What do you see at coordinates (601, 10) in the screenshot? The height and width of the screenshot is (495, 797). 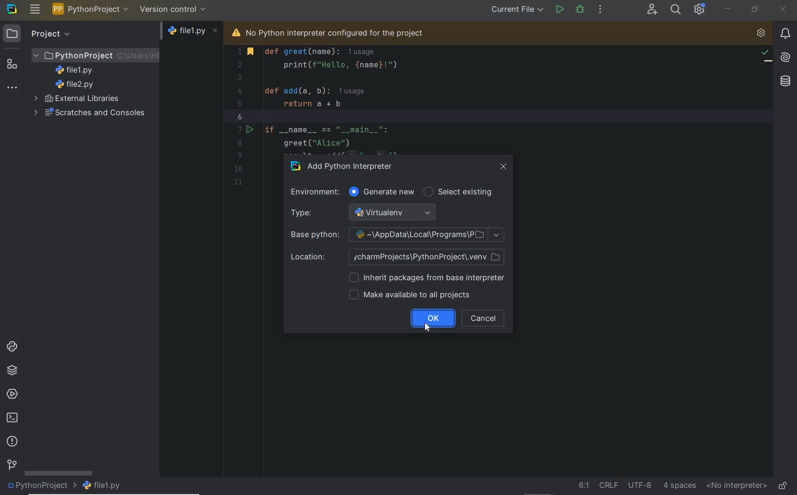 I see `more actions` at bounding box center [601, 10].